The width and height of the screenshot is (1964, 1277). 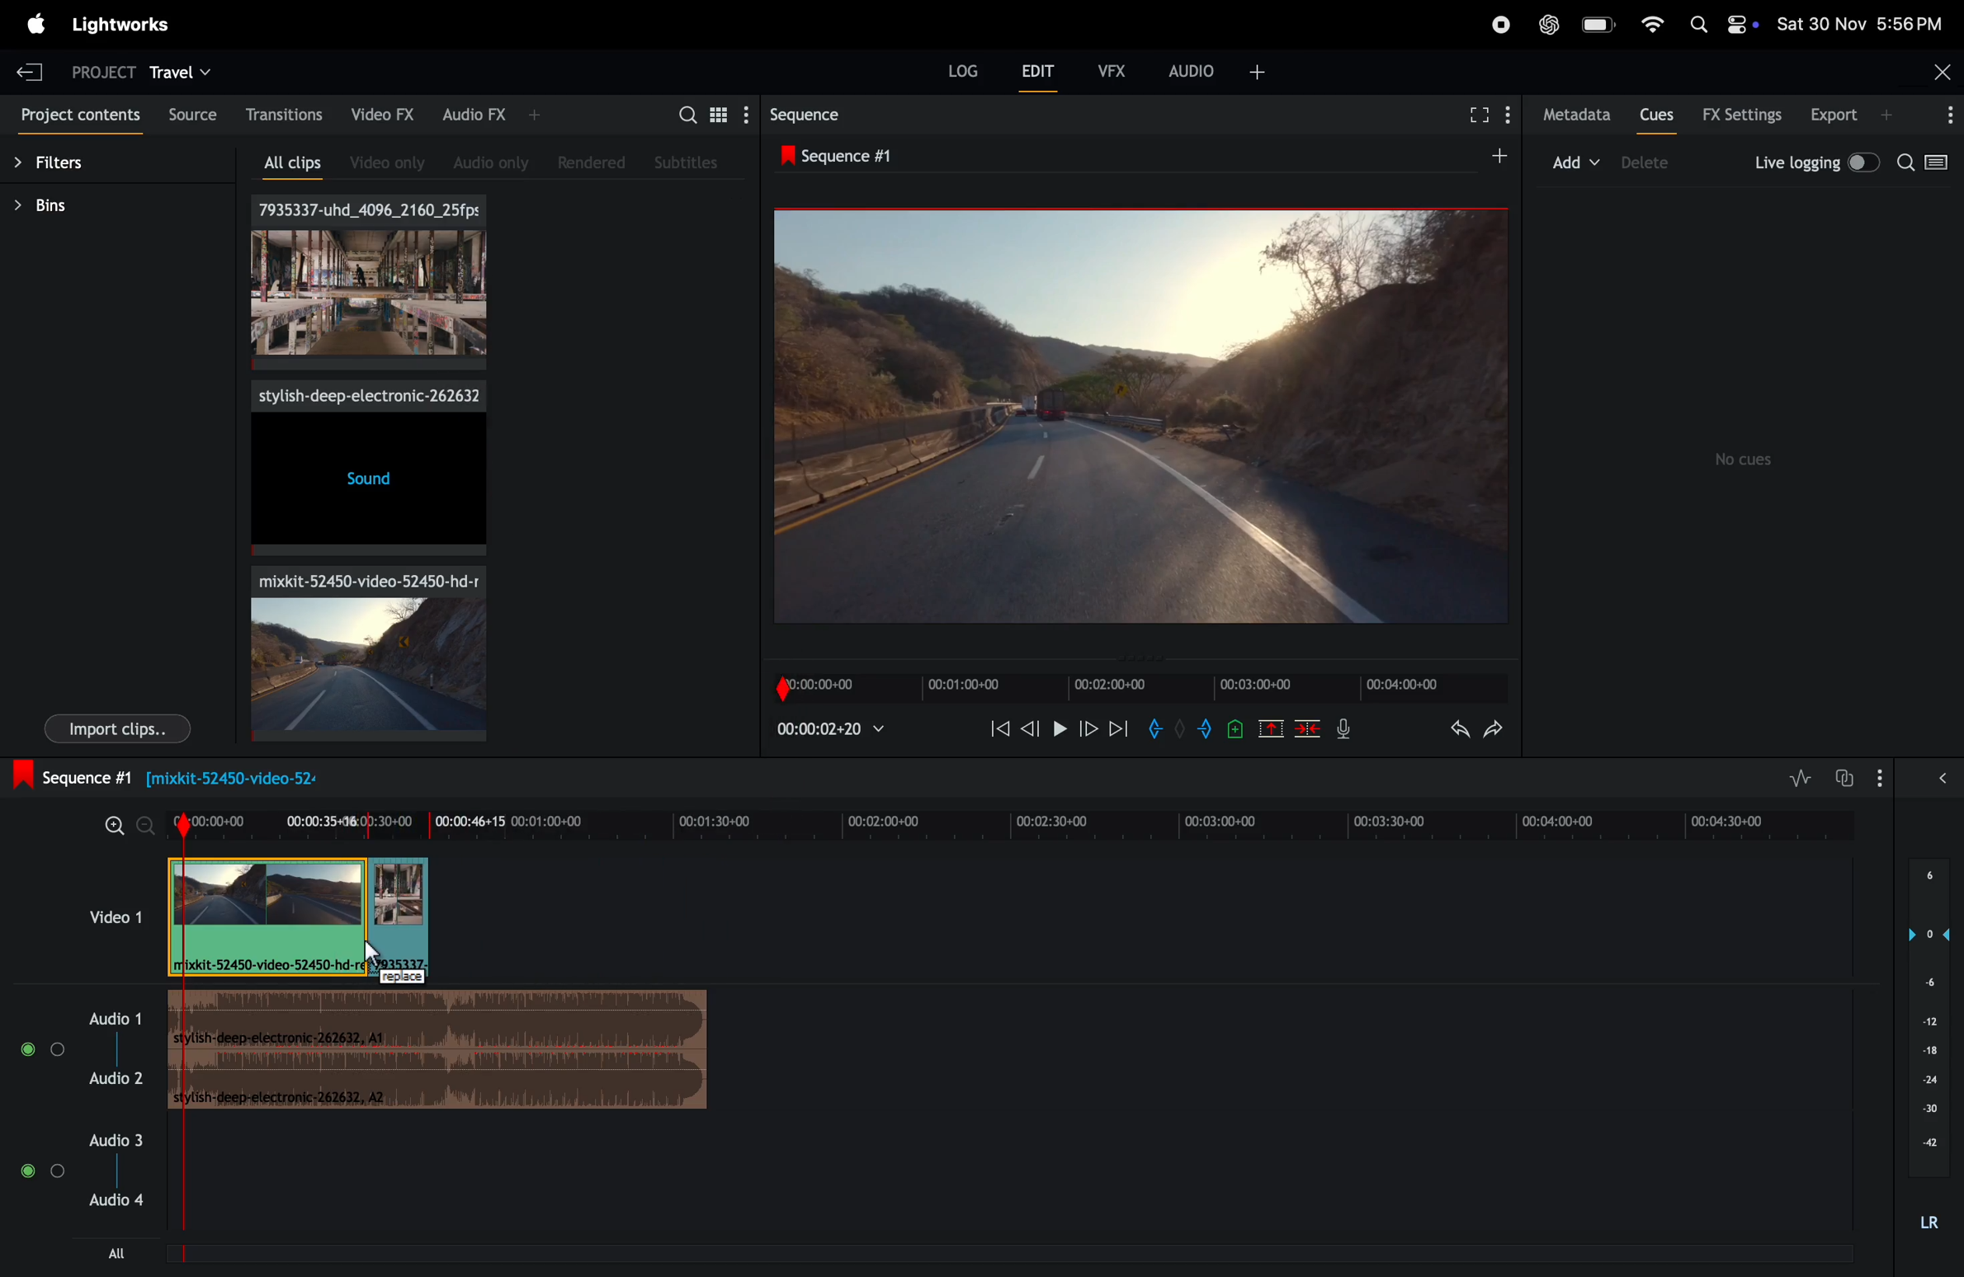 I want to click on add, so click(x=1487, y=158).